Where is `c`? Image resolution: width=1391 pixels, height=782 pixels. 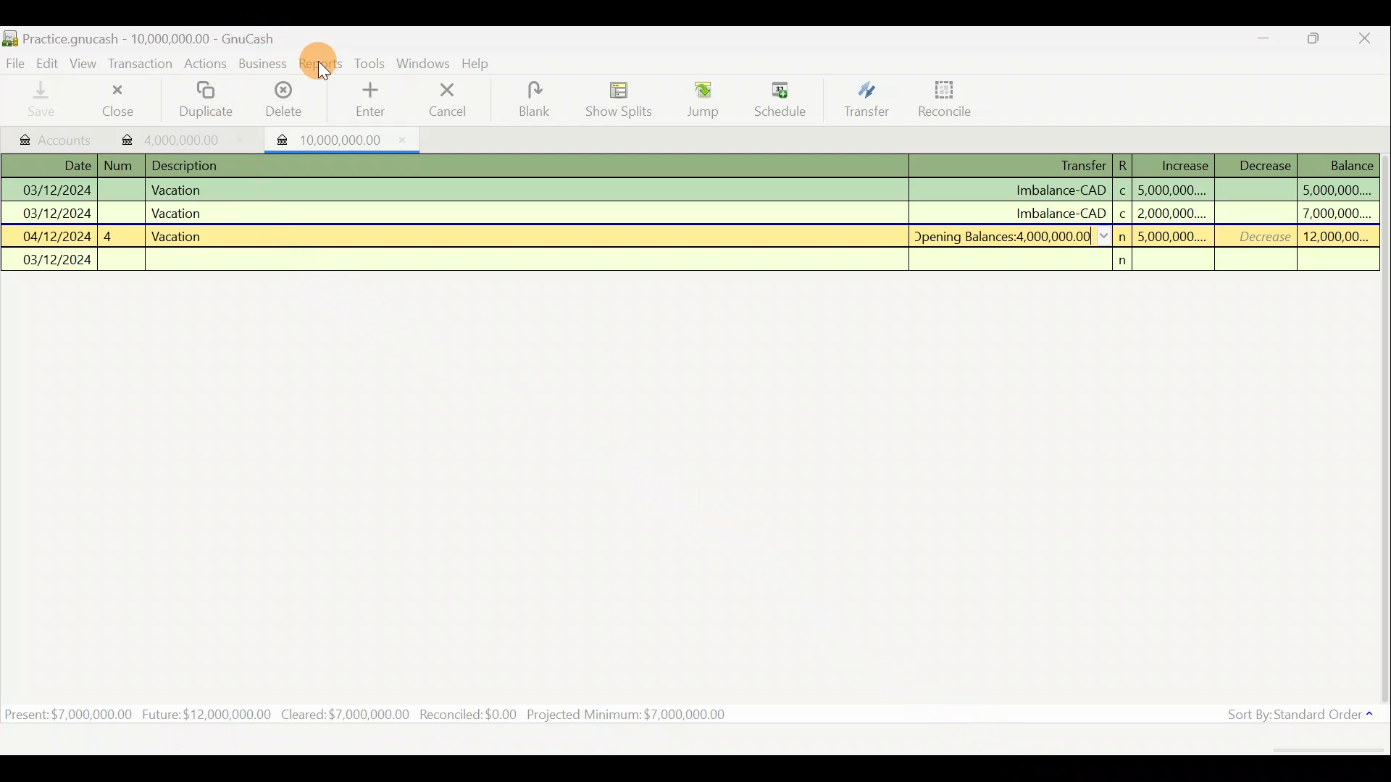
c is located at coordinates (1124, 214).